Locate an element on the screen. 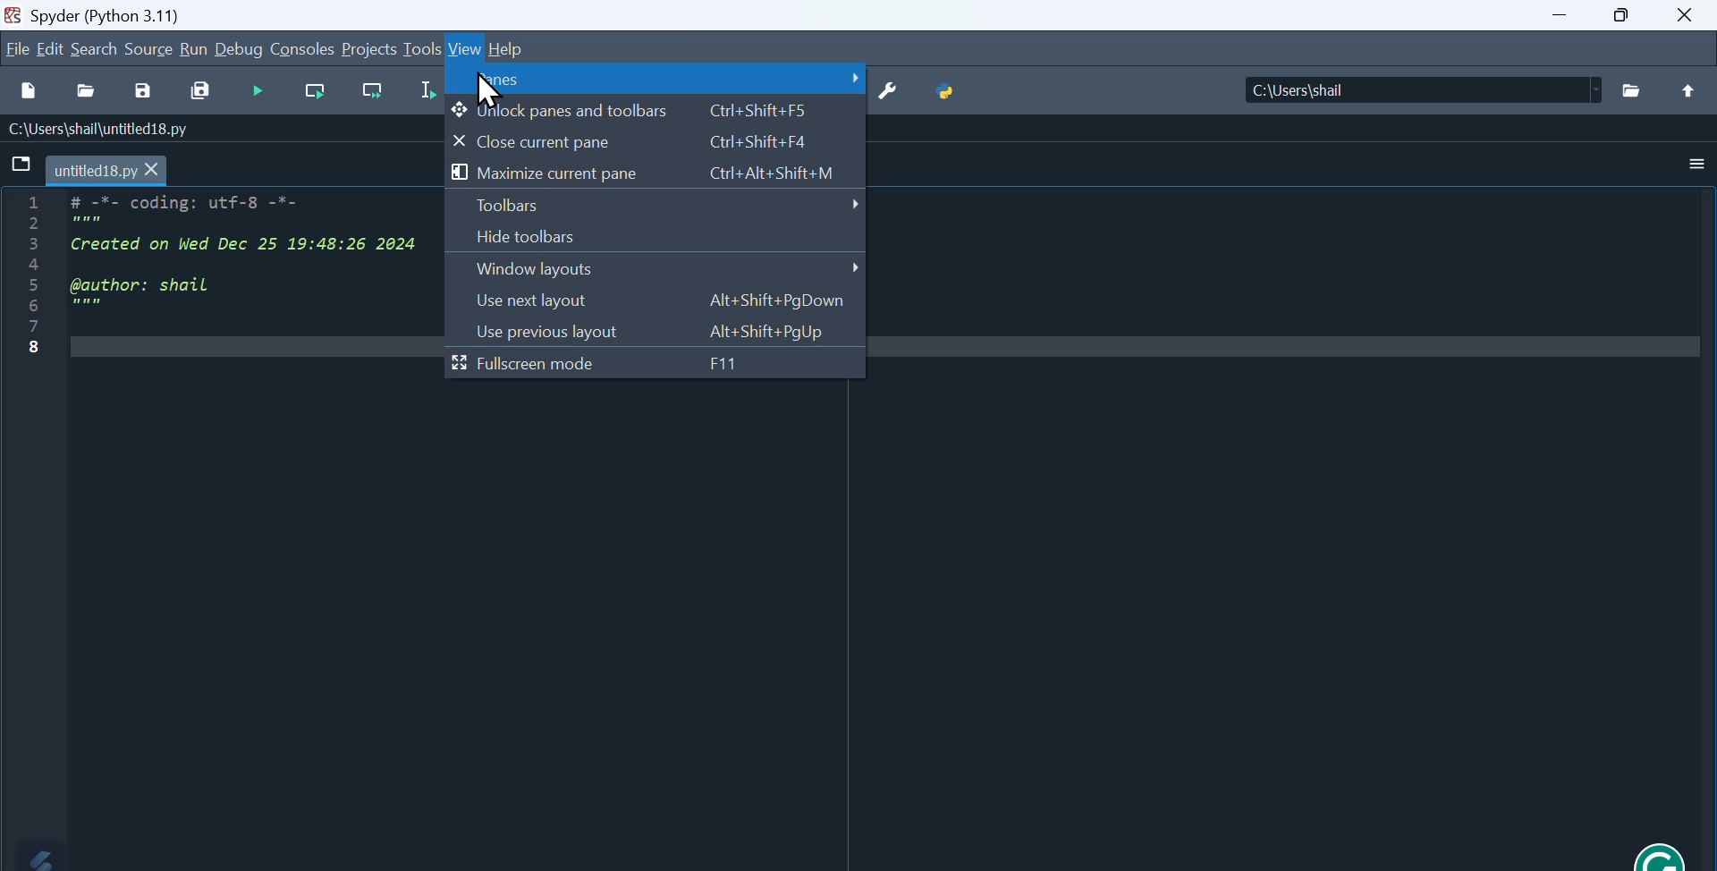 This screenshot has width=1717, height=871. user previous layout is located at coordinates (654, 333).